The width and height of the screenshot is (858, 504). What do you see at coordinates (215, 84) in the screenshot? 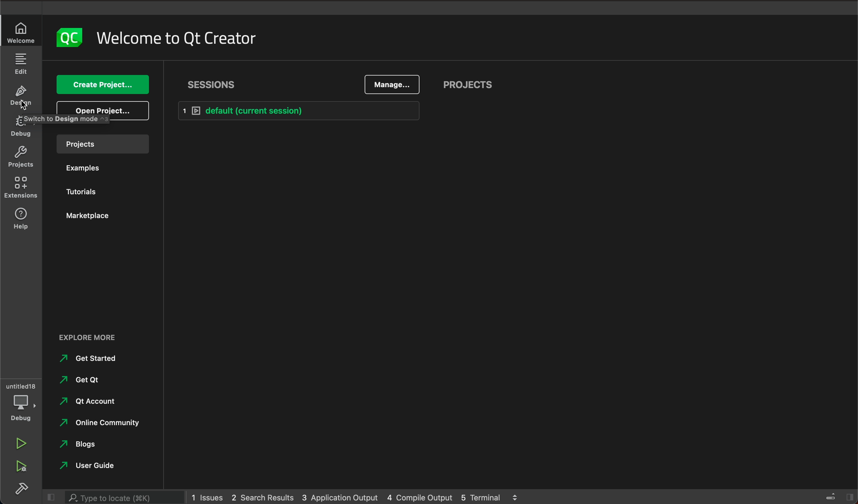
I see `sessions` at bounding box center [215, 84].